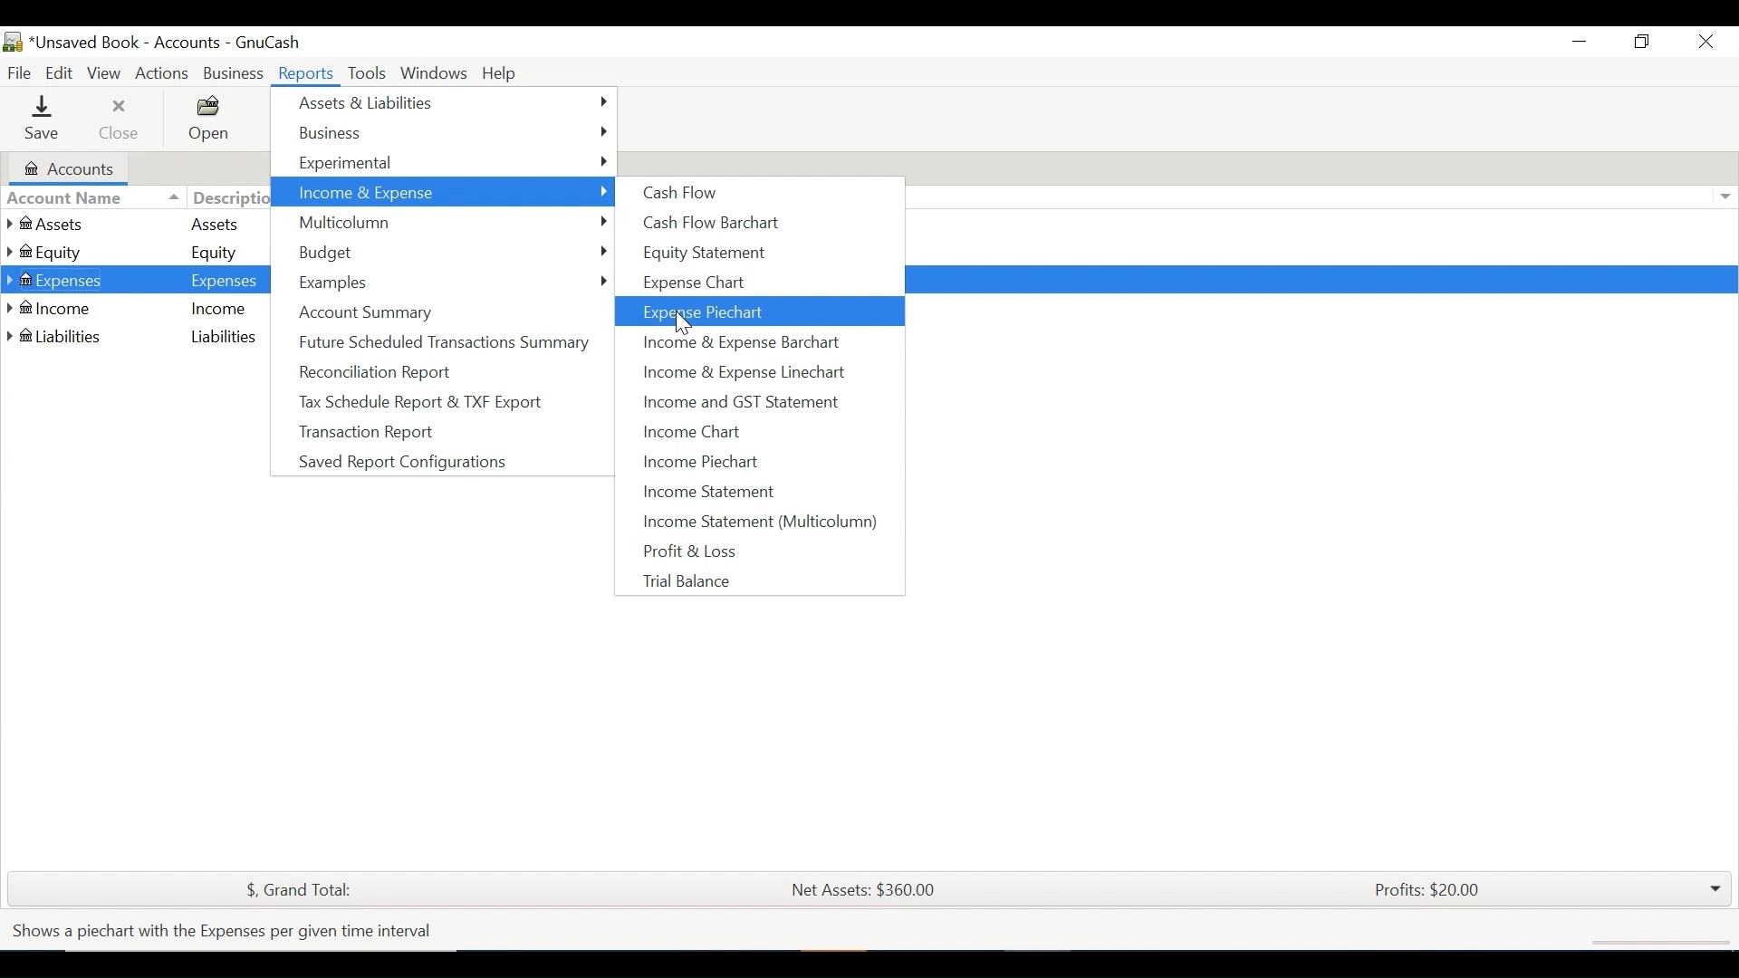 The image size is (1739, 978). What do you see at coordinates (747, 372) in the screenshot?
I see `Income & Expense Linechart` at bounding box center [747, 372].